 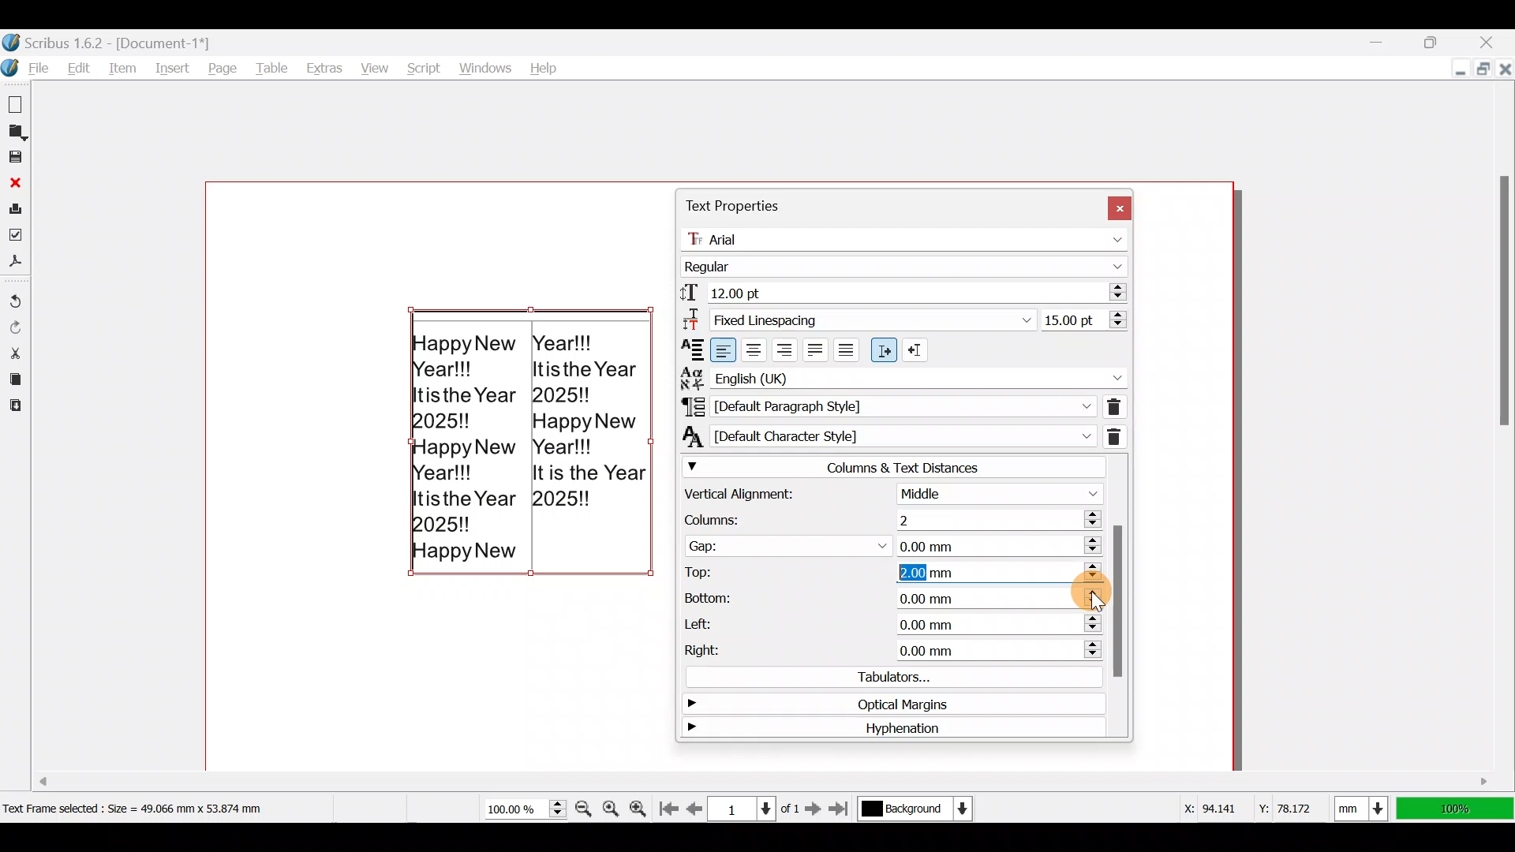 I want to click on Cut, so click(x=15, y=352).